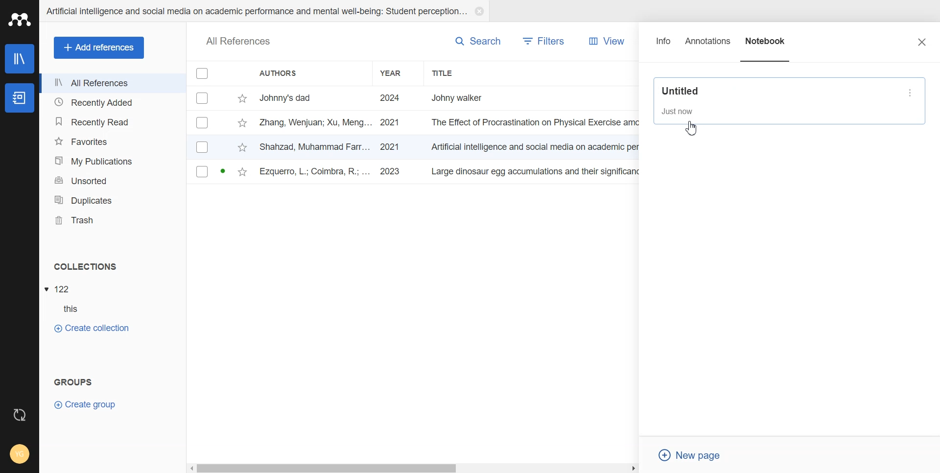 The height and width of the screenshot is (473, 940). What do you see at coordinates (692, 127) in the screenshot?
I see `Cursor` at bounding box center [692, 127].